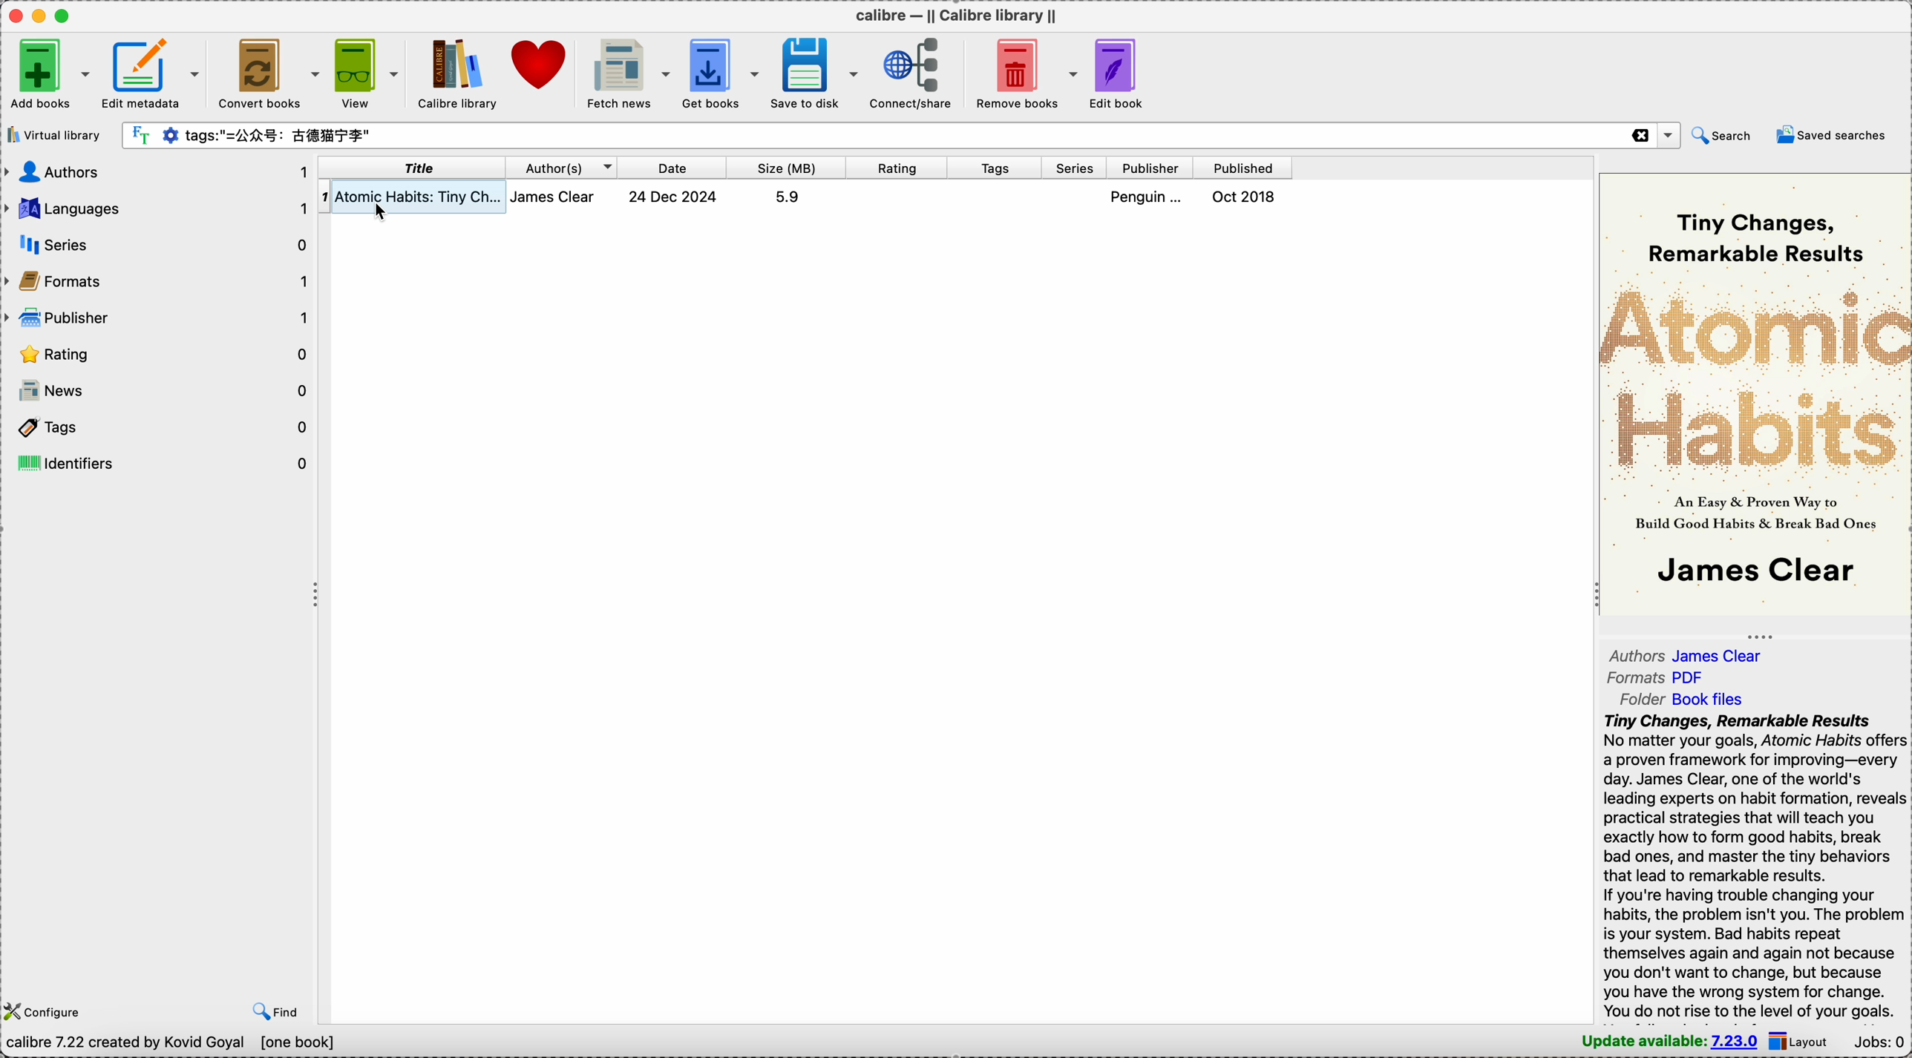  Describe the element at coordinates (1245, 168) in the screenshot. I see `published` at that location.